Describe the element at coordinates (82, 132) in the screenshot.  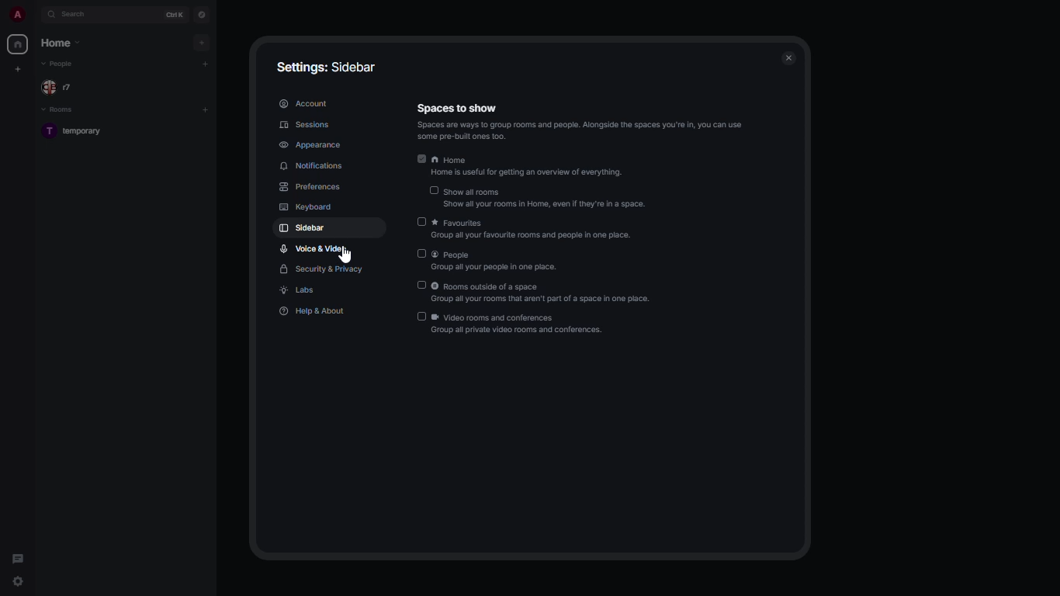
I see `room` at that location.